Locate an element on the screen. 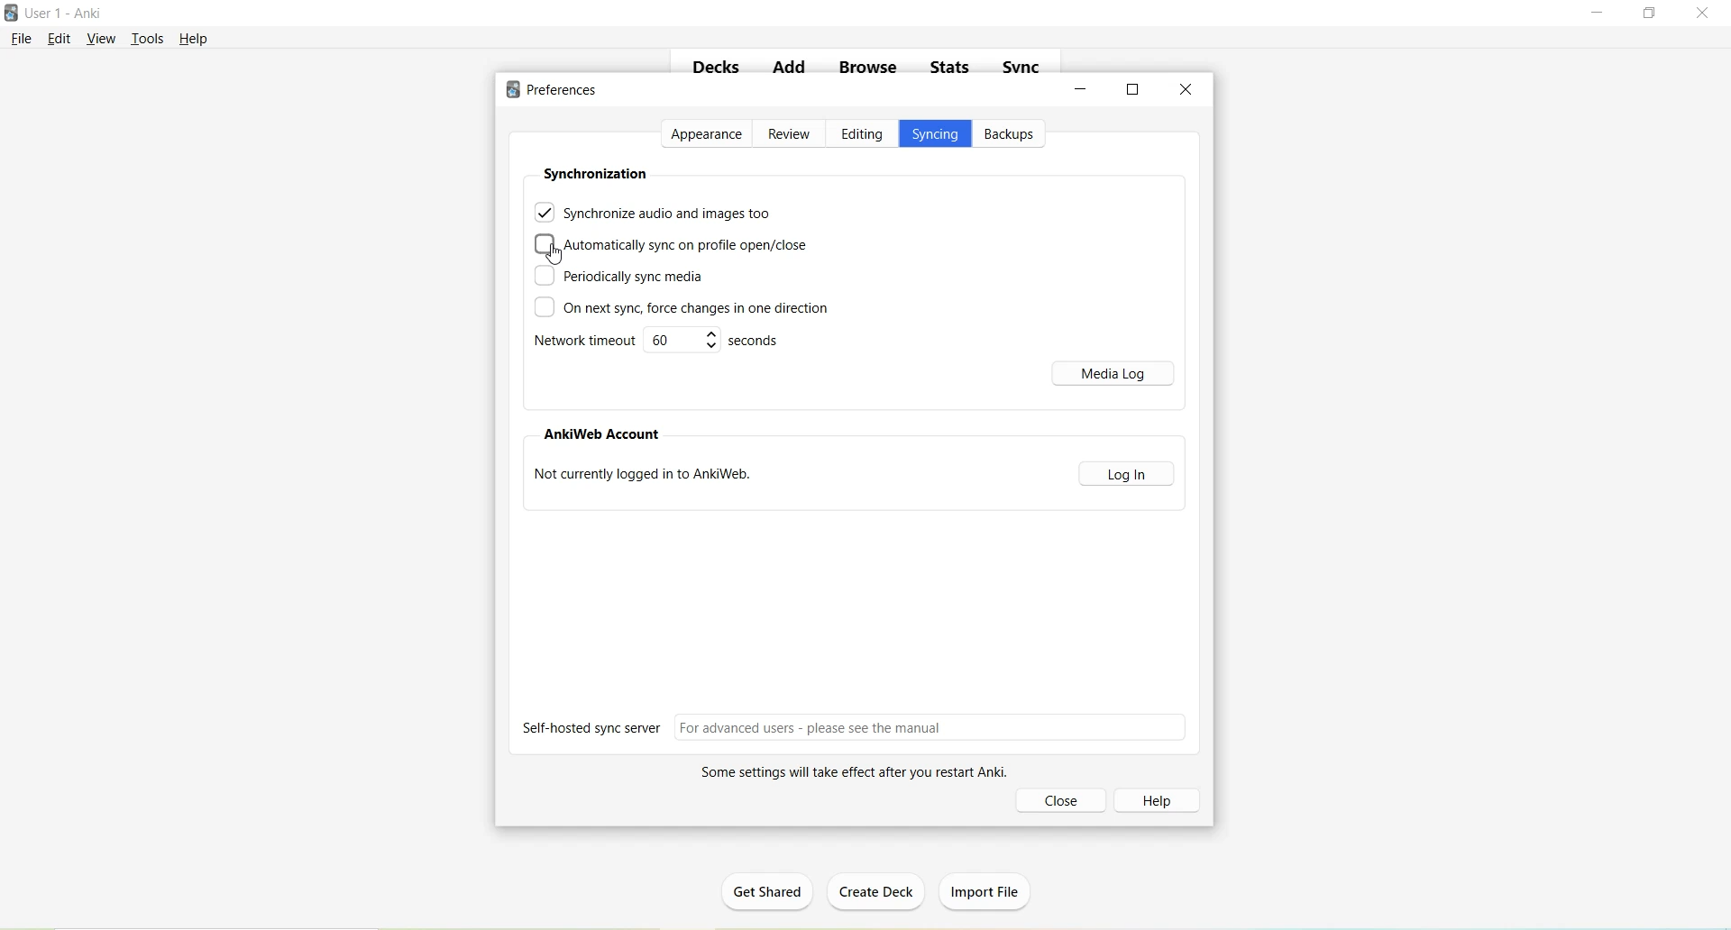 This screenshot has height=930, width=1731. AnkiWeb Account is located at coordinates (605, 435).